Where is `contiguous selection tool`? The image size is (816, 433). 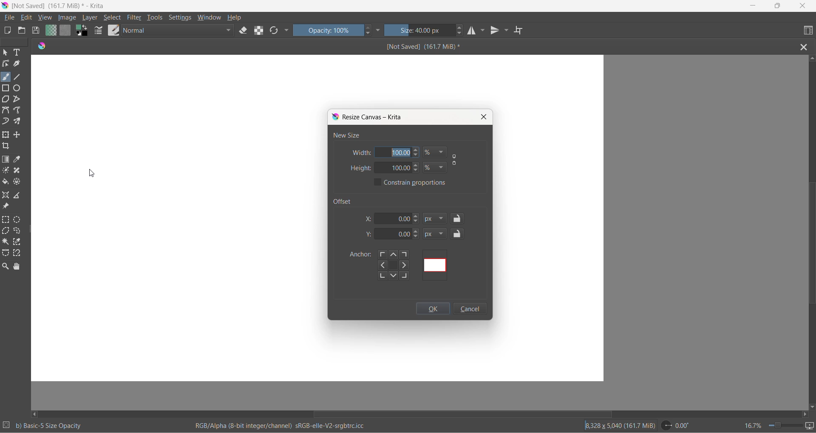 contiguous selection tool is located at coordinates (6, 241).